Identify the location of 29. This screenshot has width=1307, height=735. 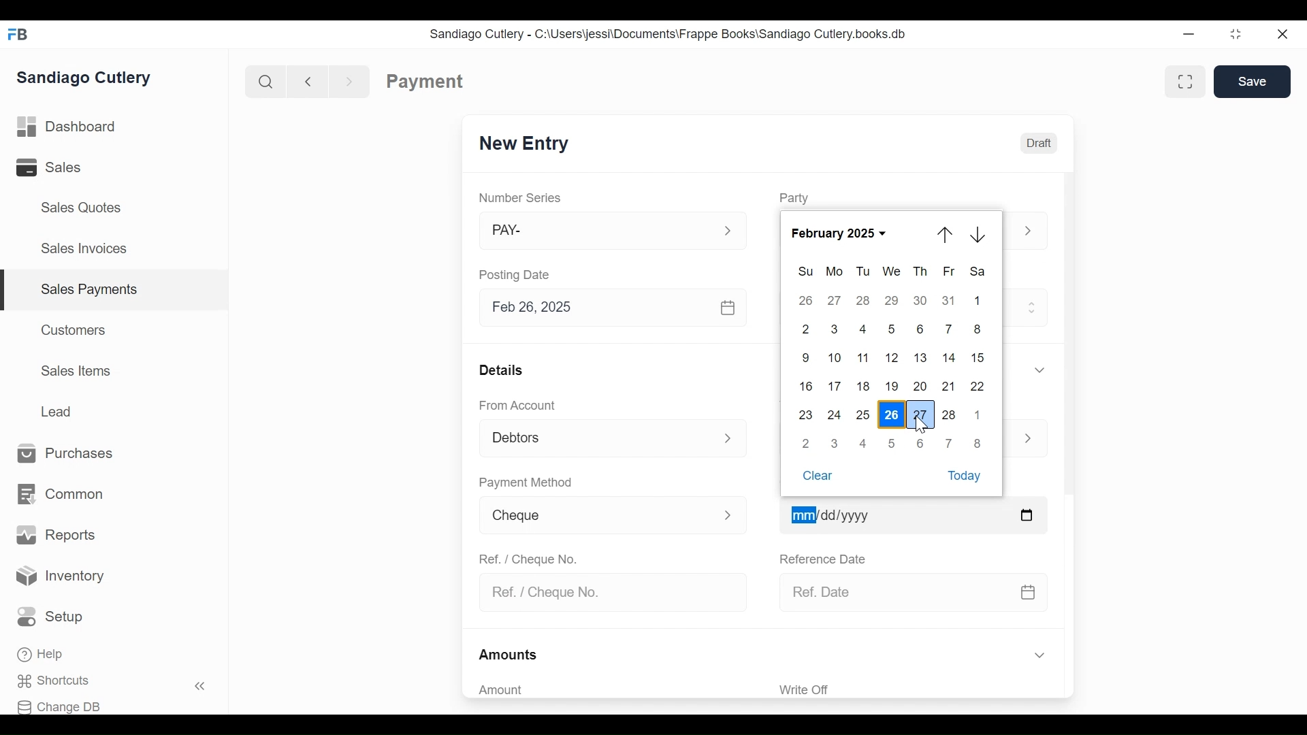
(893, 300).